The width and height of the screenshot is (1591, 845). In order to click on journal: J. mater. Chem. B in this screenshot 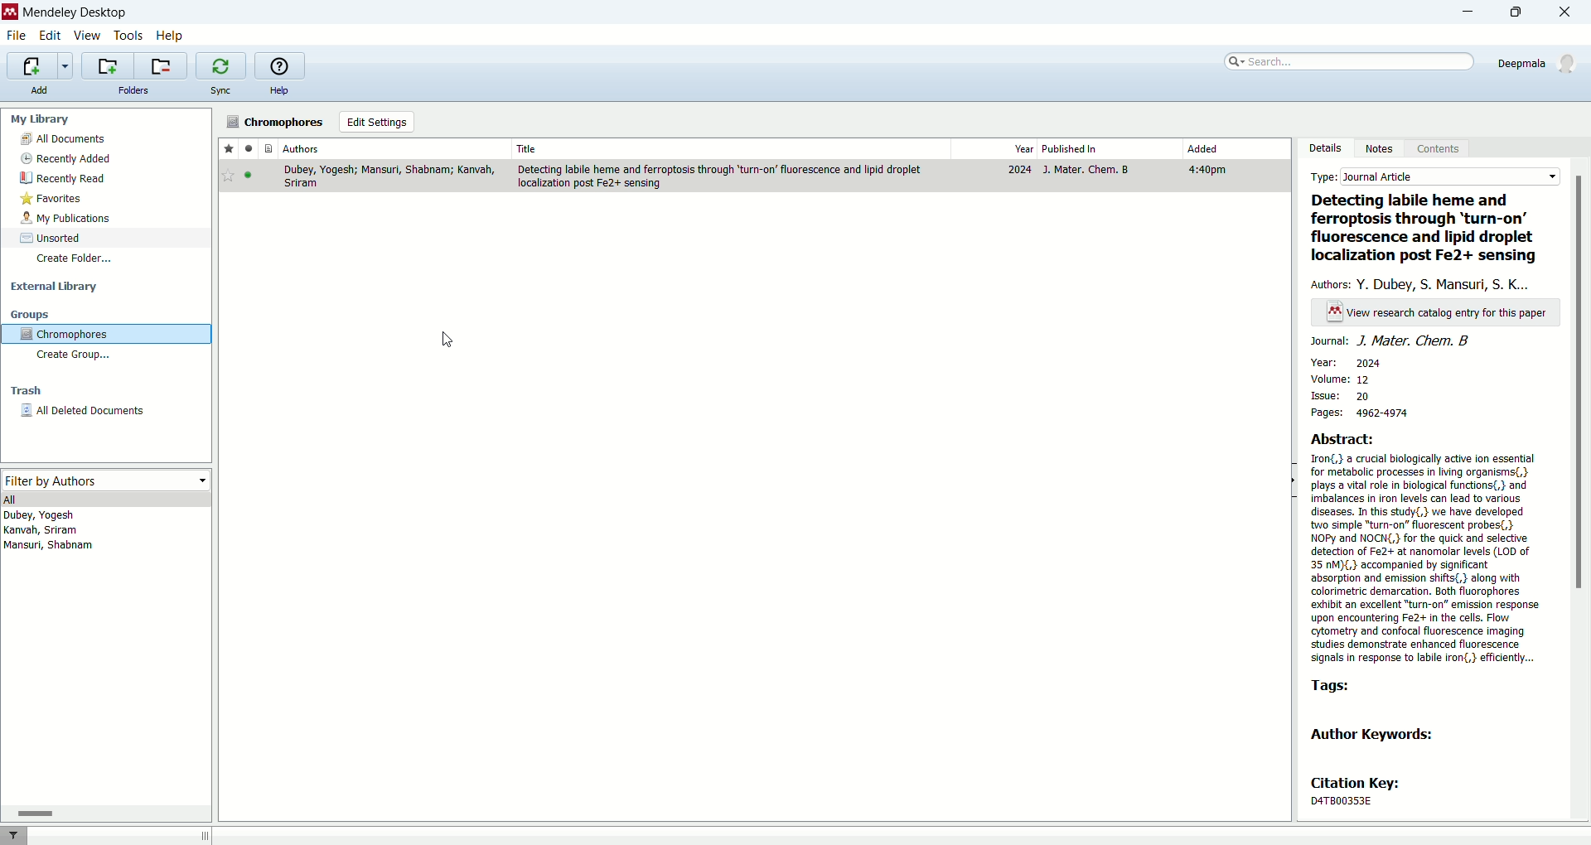, I will do `click(1391, 341)`.